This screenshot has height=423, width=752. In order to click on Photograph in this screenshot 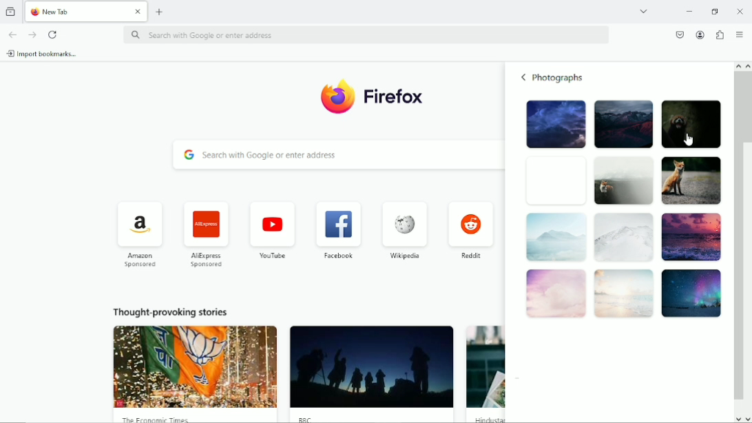, I will do `click(623, 238)`.